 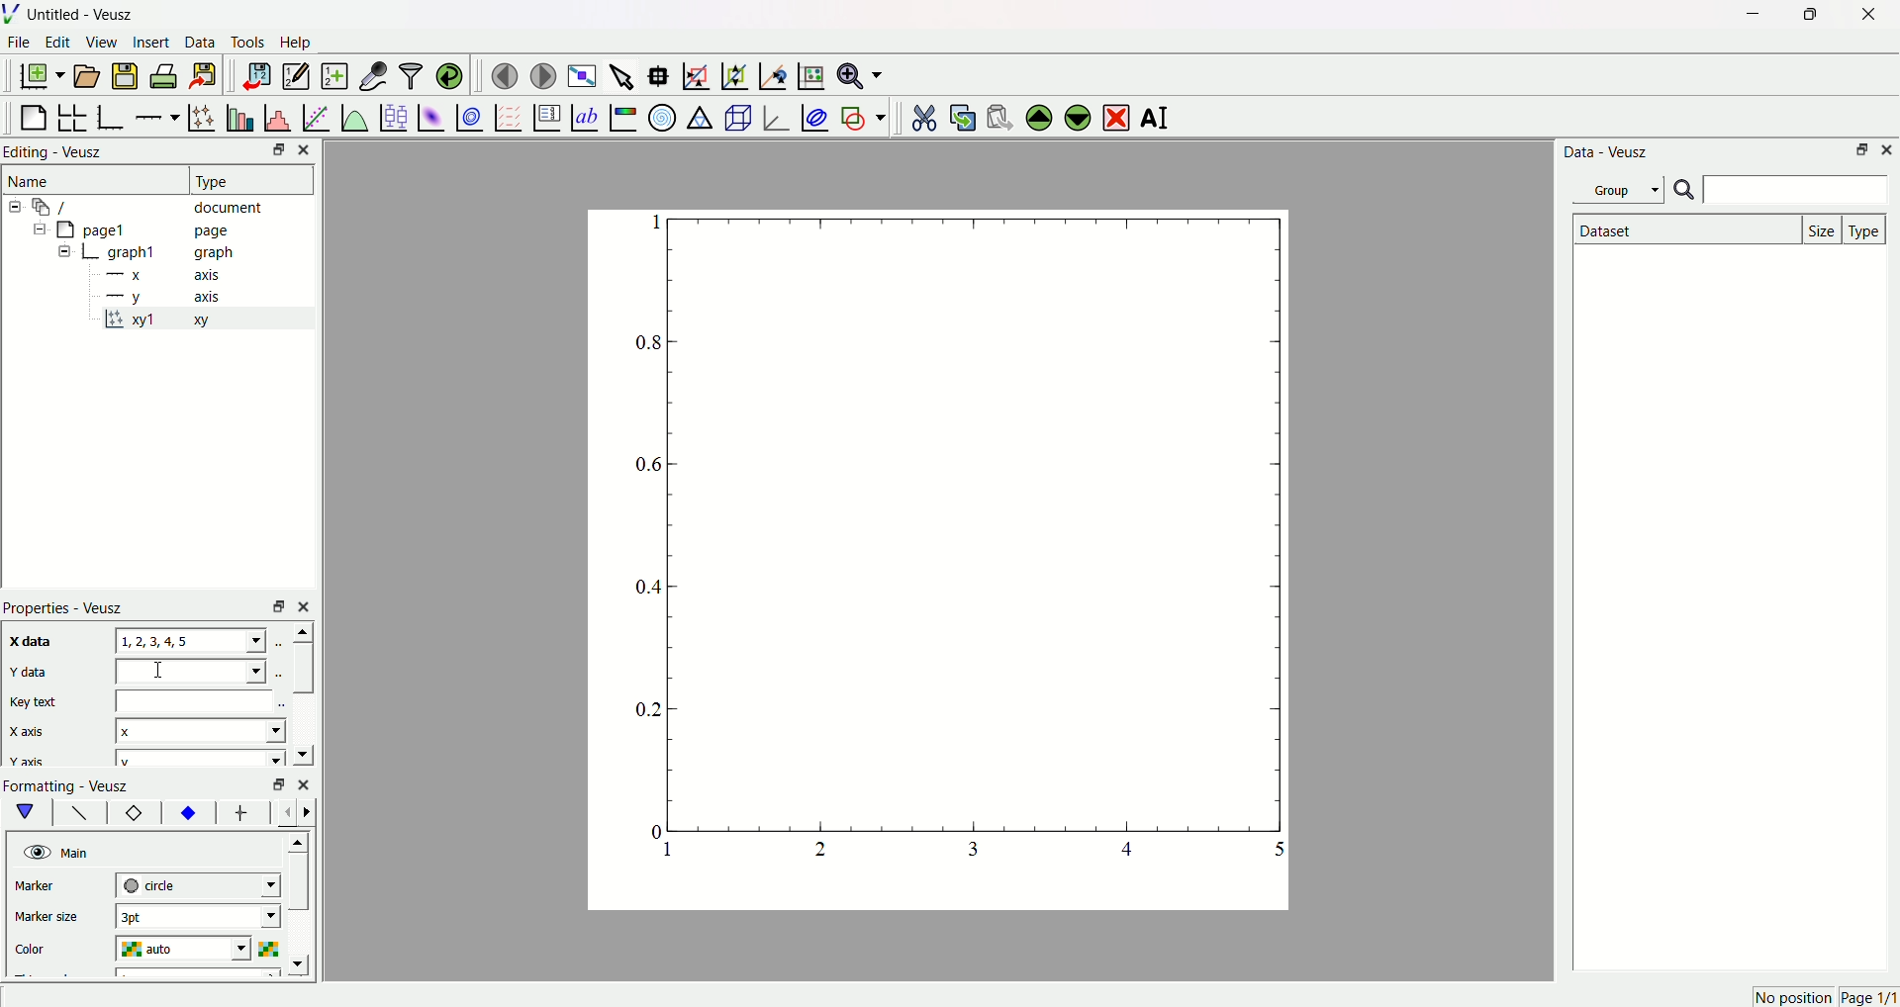 I want to click on collapse, so click(x=18, y=207).